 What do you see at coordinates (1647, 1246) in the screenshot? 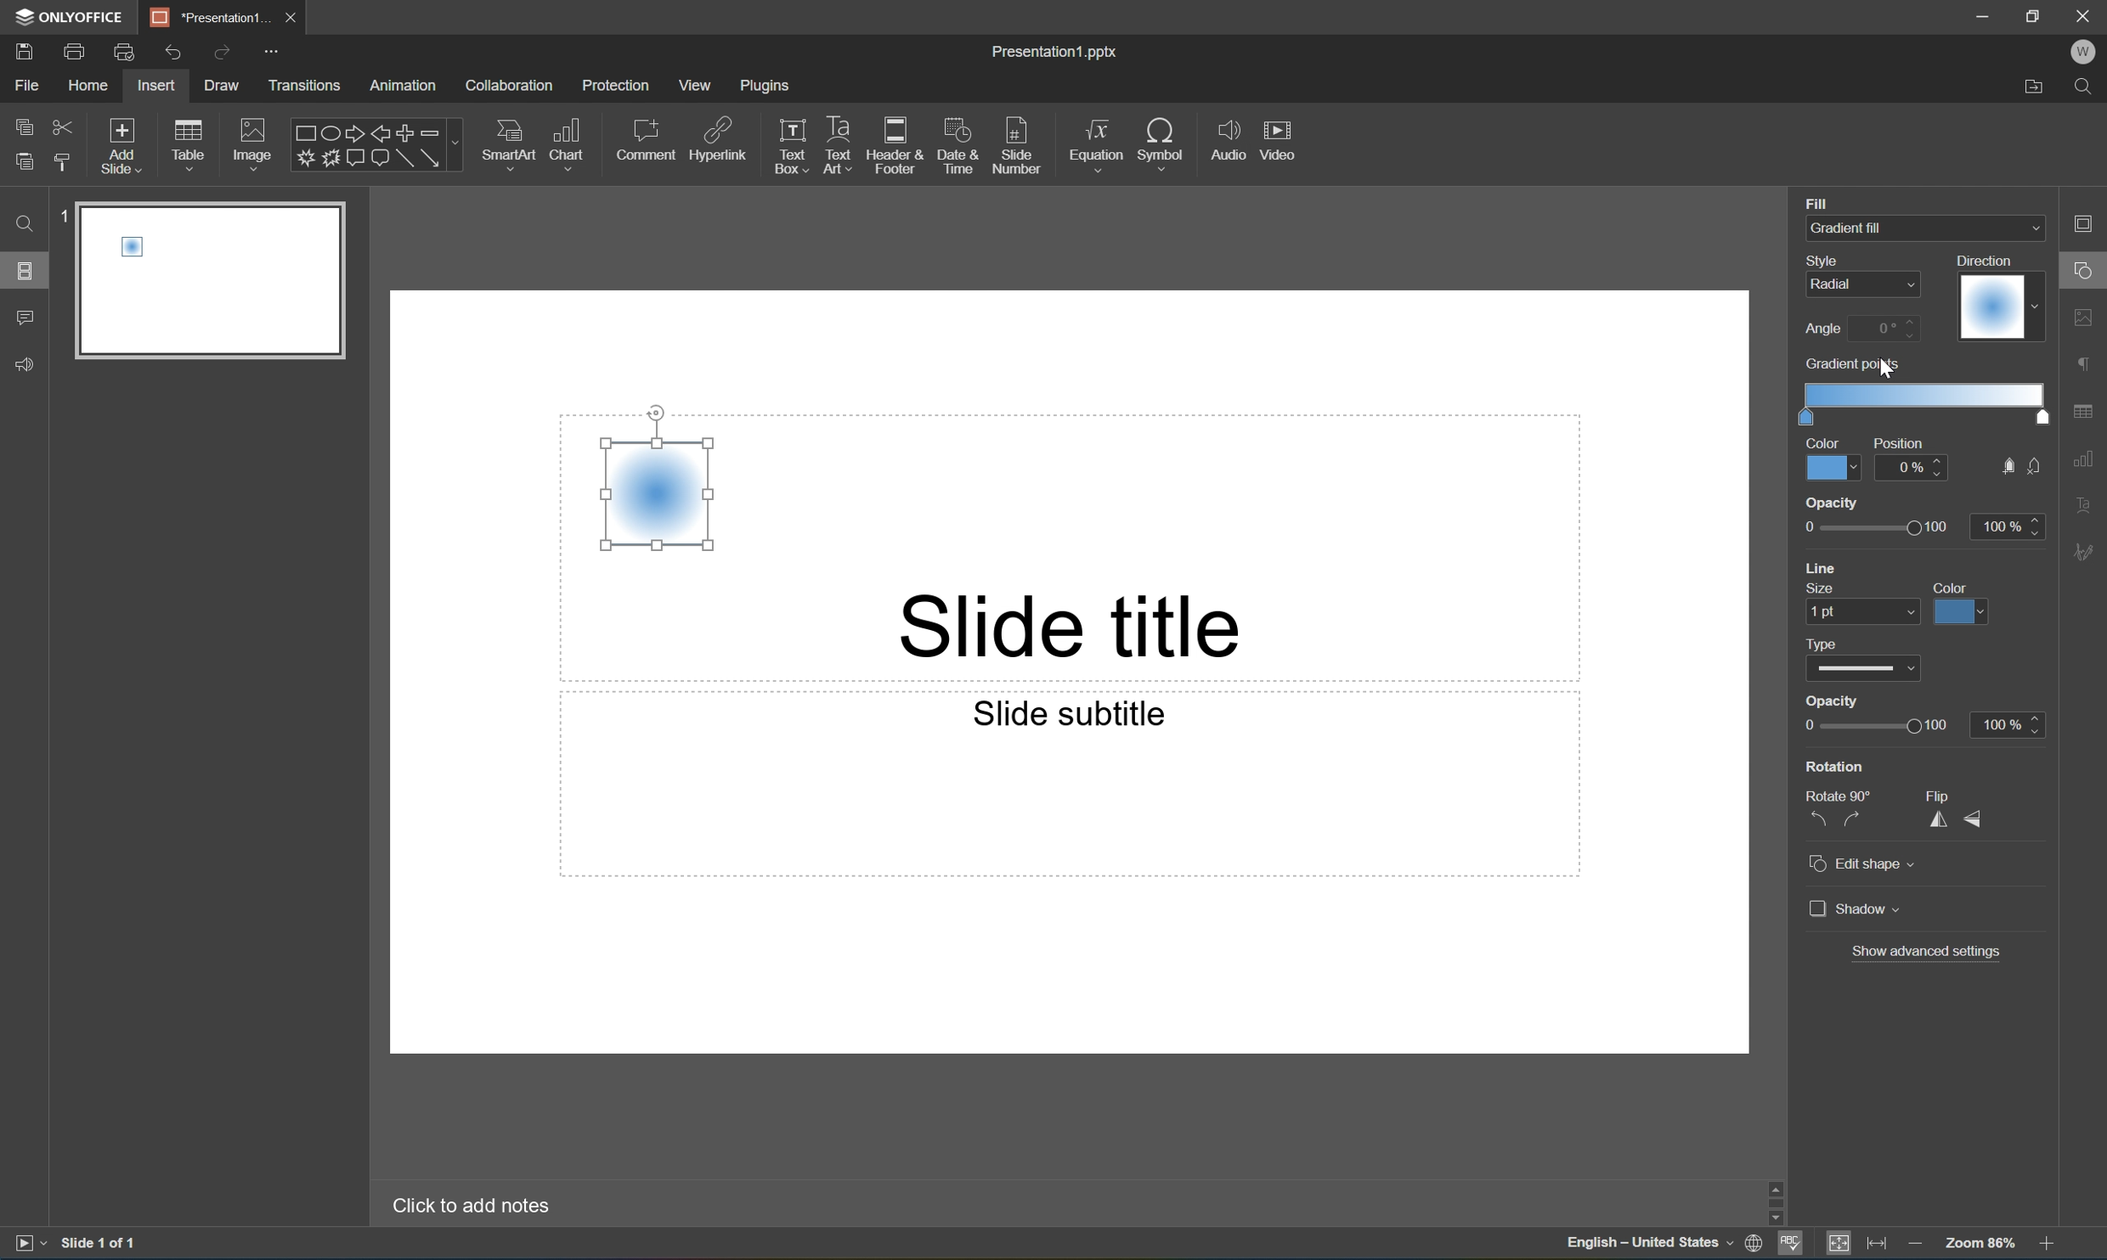
I see `English-United States` at bounding box center [1647, 1246].